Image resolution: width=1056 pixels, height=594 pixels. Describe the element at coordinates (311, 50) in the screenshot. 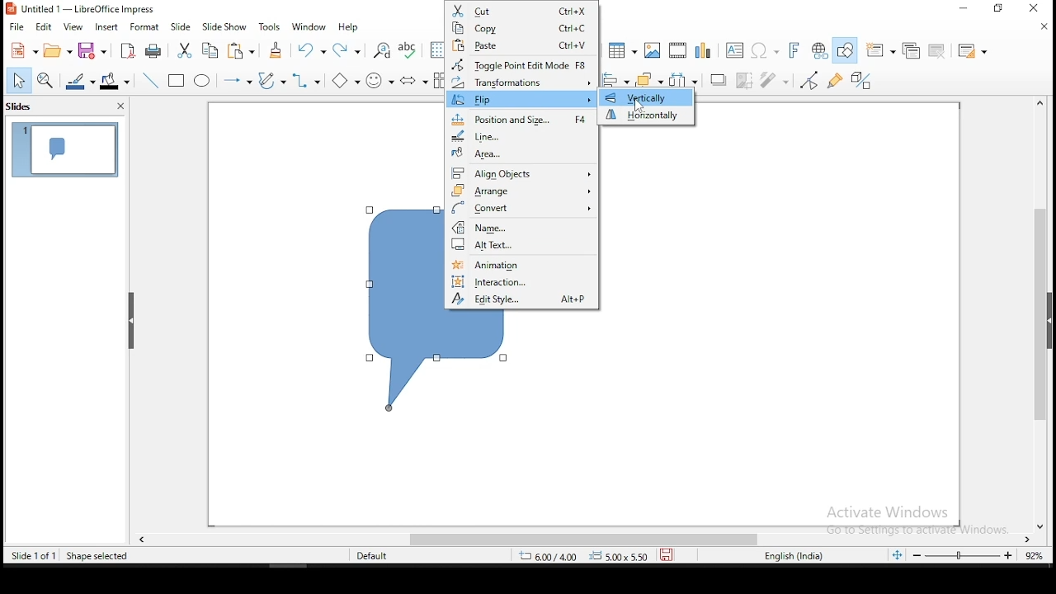

I see `undo` at that location.